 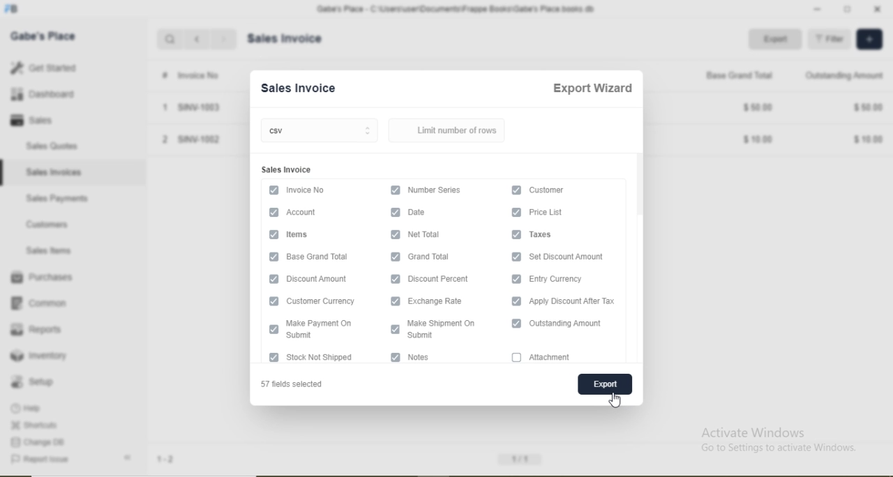 What do you see at coordinates (565, 280) in the screenshot?
I see `Entry Currency` at bounding box center [565, 280].